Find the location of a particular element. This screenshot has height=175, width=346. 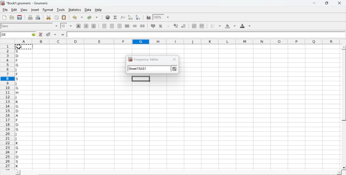

center horizontally is located at coordinates (112, 26).